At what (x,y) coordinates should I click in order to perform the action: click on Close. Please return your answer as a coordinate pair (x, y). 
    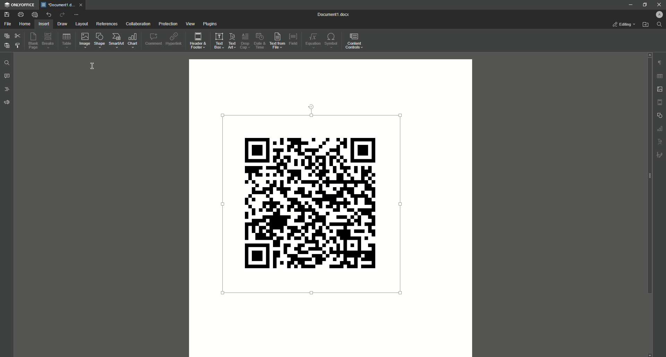
    Looking at the image, I should click on (658, 5).